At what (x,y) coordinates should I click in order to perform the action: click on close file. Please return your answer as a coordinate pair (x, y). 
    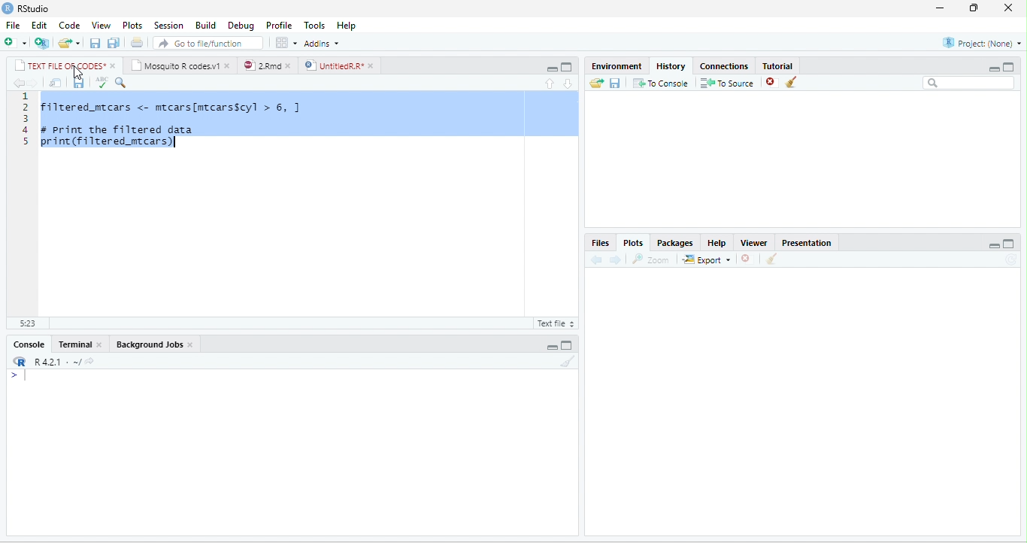
    Looking at the image, I should click on (747, 259).